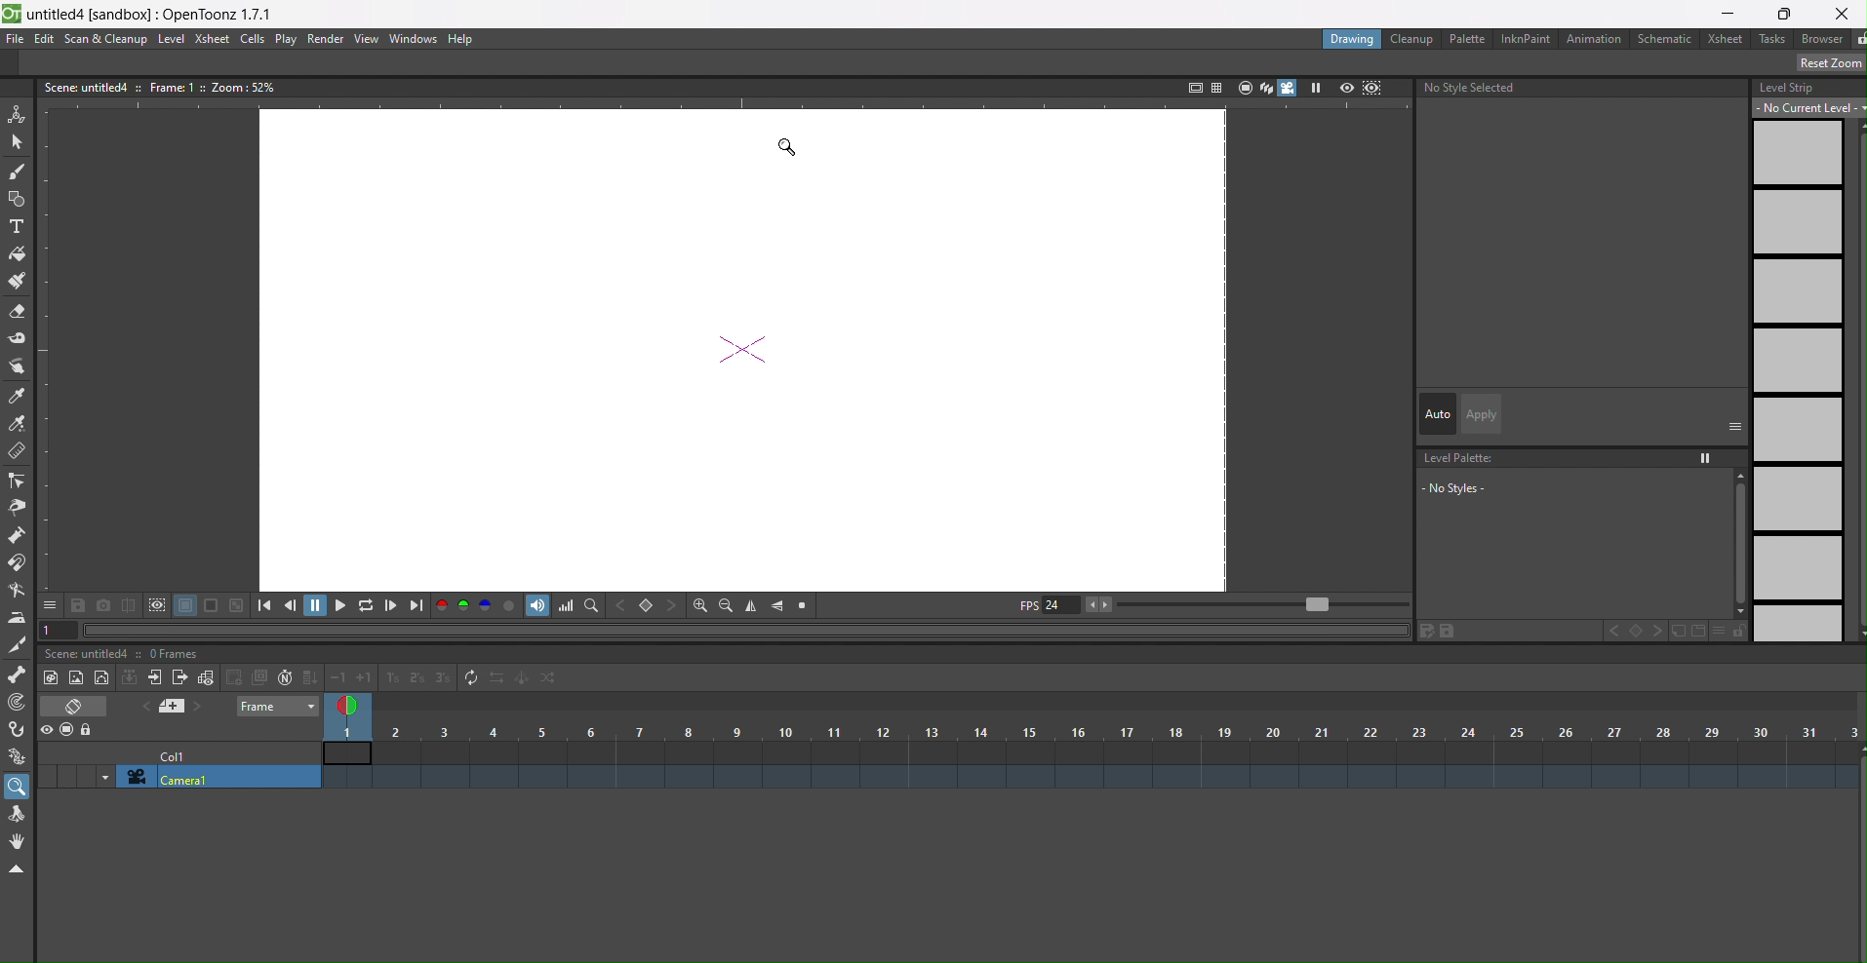  Describe the element at coordinates (88, 731) in the screenshot. I see `lock column` at that location.